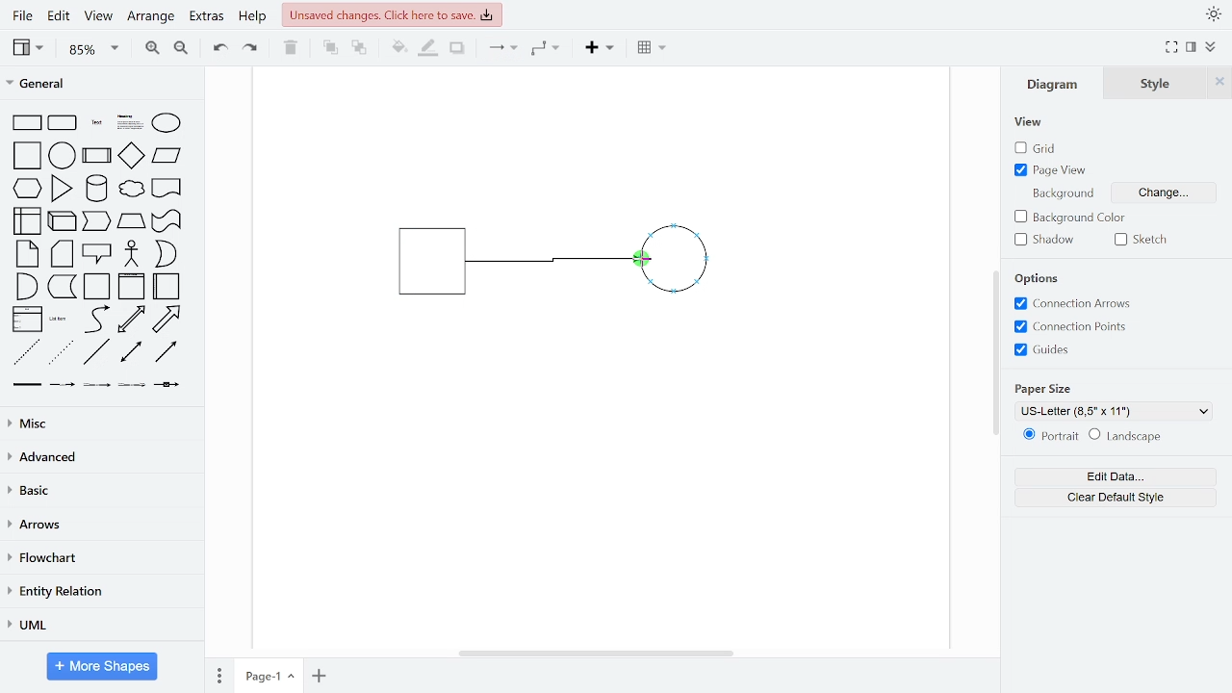  I want to click on misc, so click(98, 423).